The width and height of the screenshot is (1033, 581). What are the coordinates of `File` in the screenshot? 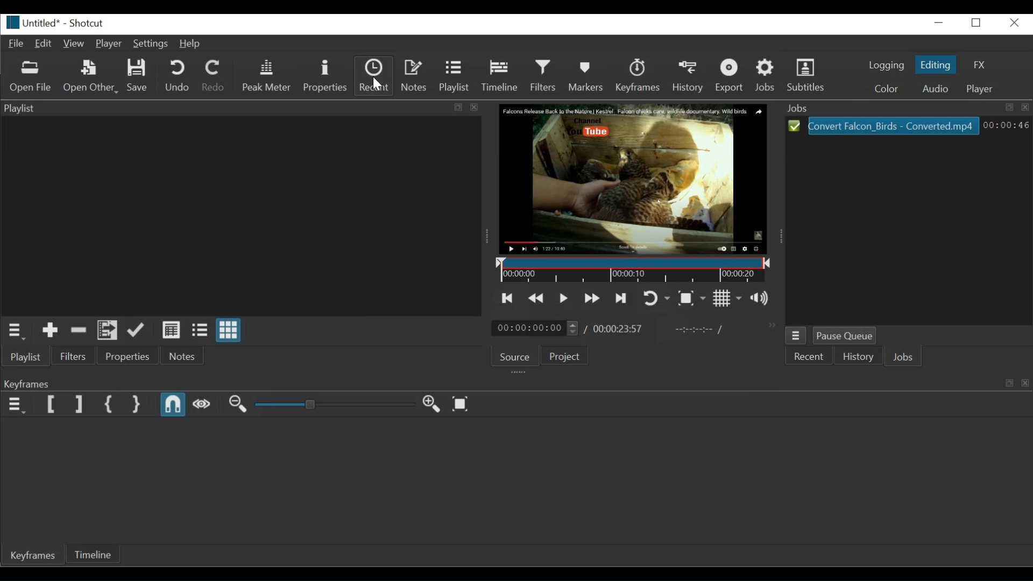 It's located at (16, 44).